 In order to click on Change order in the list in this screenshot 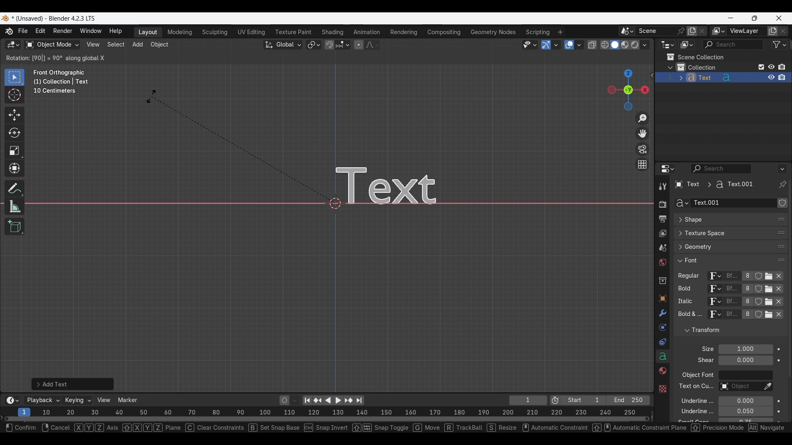, I will do `click(781, 340)`.